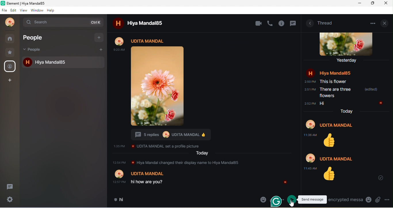 The width and height of the screenshot is (393, 208). I want to click on close, so click(385, 22).